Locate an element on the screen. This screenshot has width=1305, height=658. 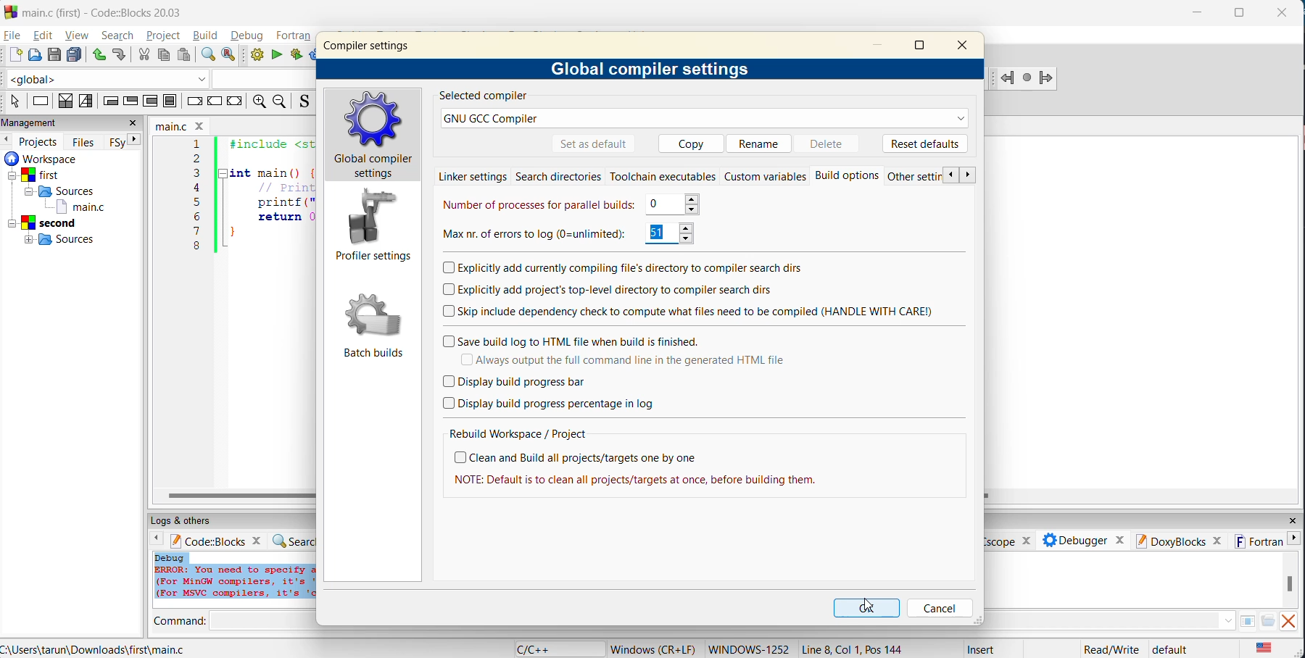
text language is located at coordinates (1267, 649).